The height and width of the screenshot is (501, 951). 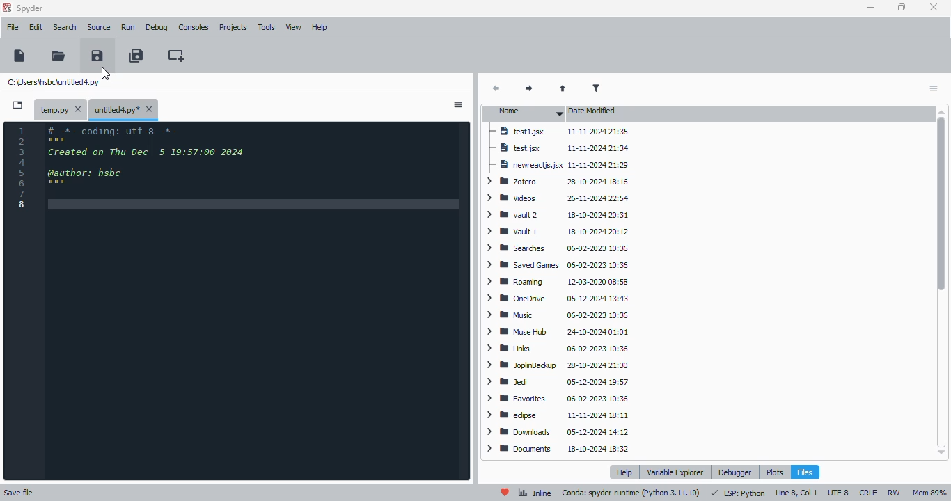 I want to click on files, so click(x=804, y=472).